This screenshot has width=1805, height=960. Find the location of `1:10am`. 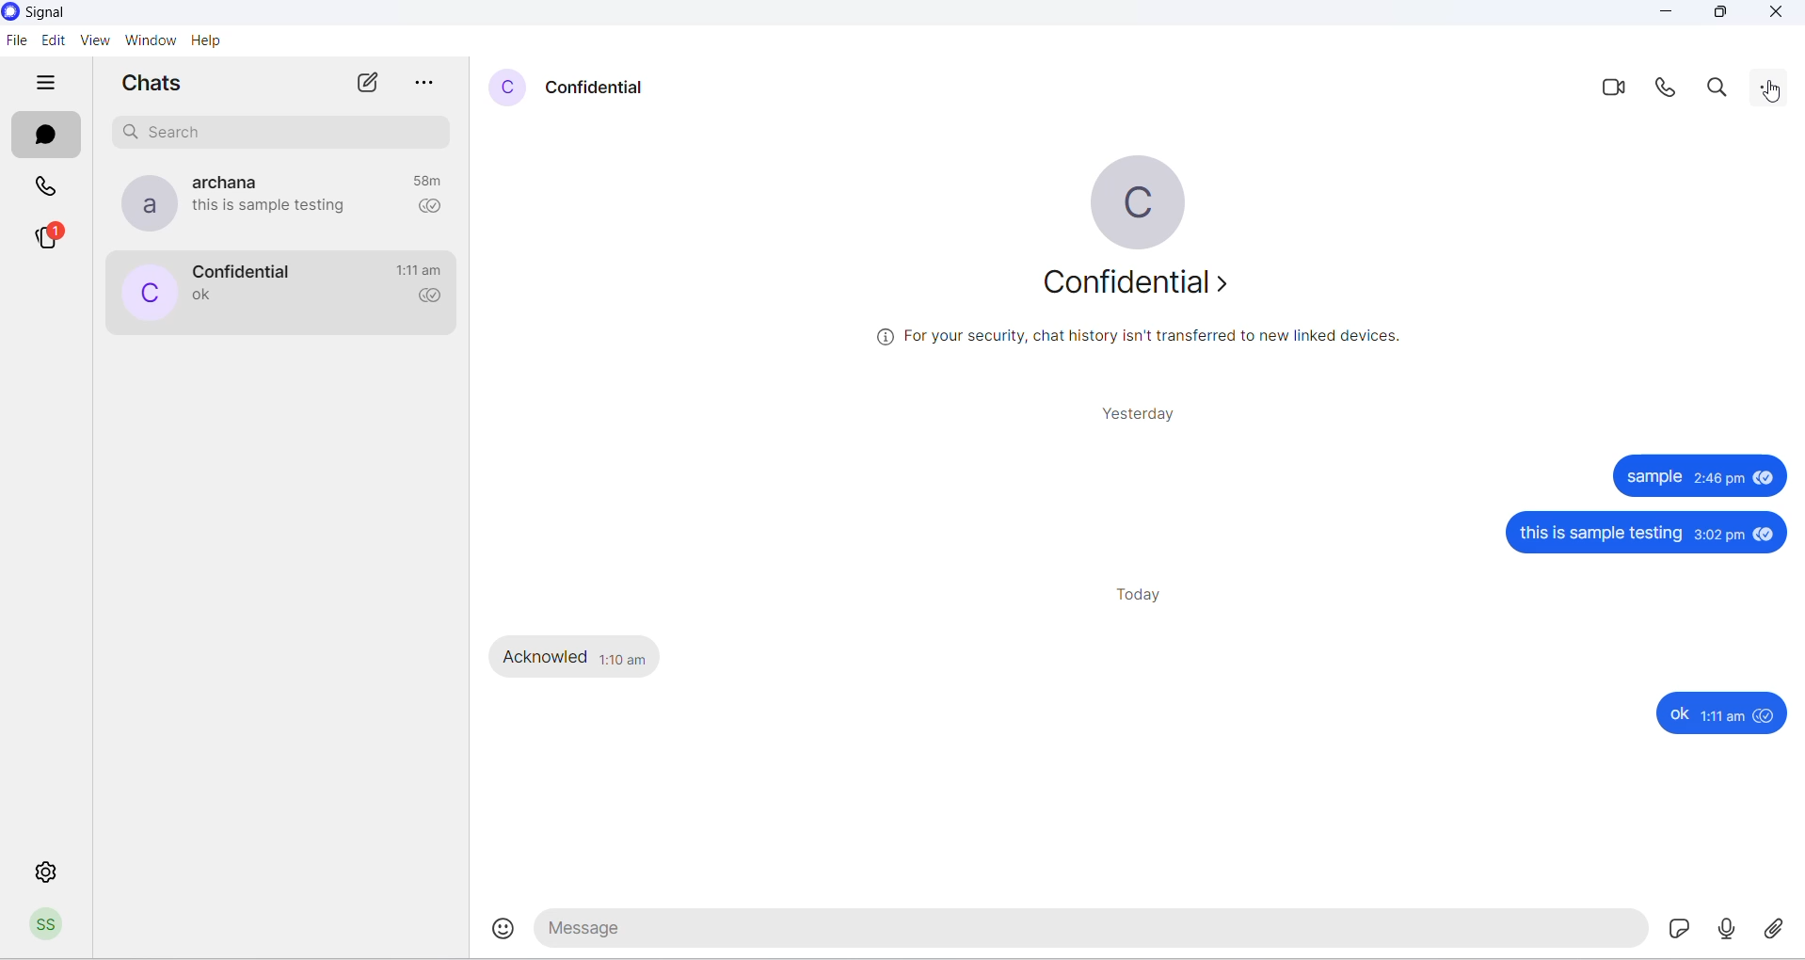

1:10am is located at coordinates (622, 656).